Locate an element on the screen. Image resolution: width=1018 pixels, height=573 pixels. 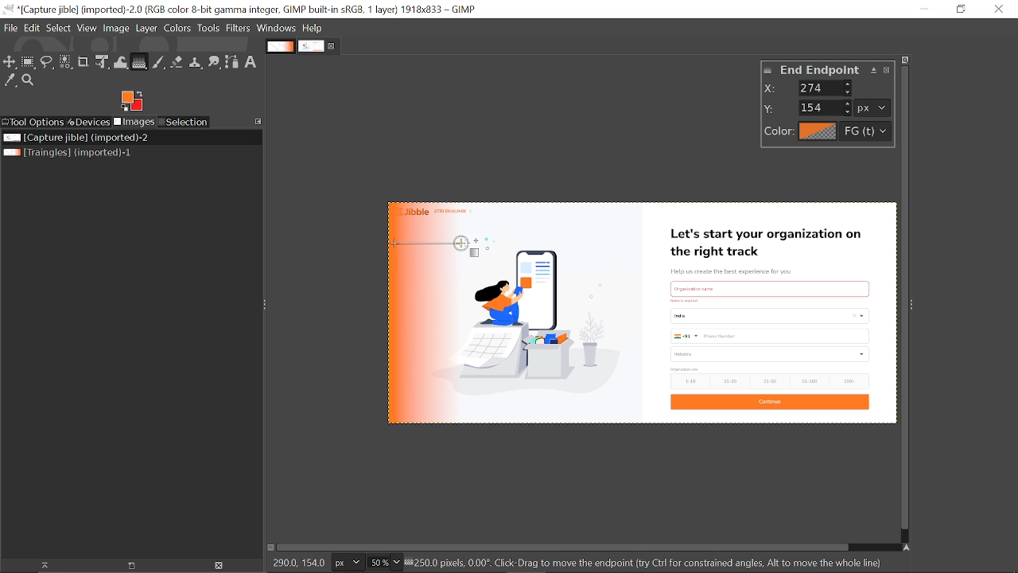
Current window is located at coordinates (240, 9).